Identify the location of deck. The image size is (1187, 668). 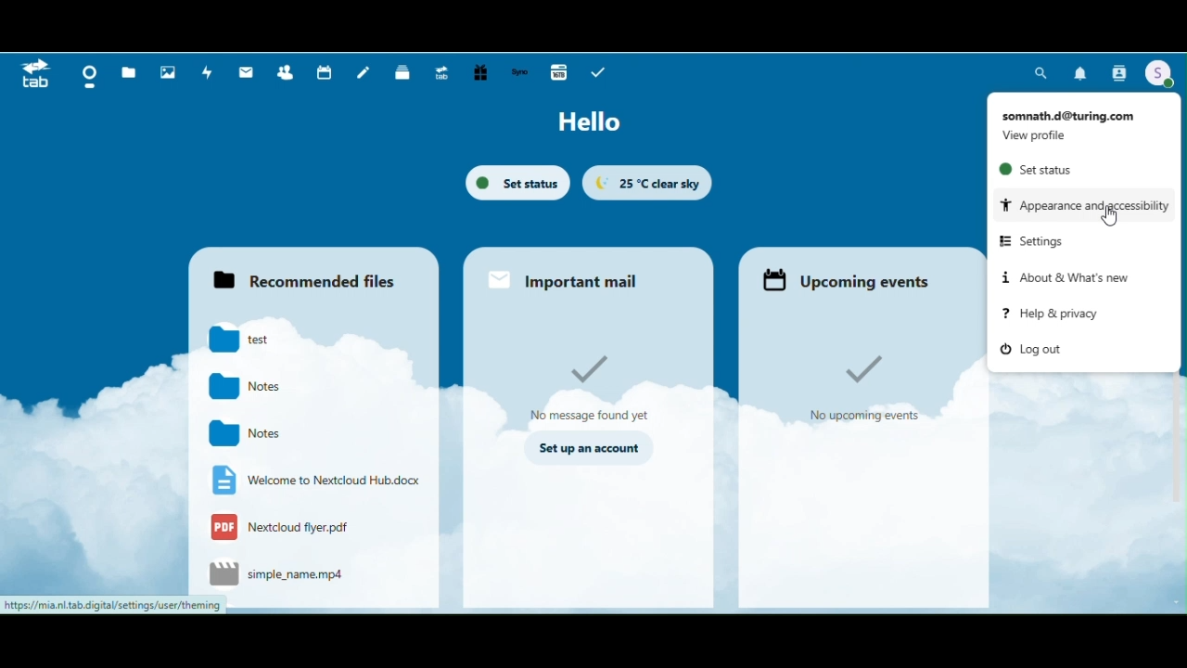
(402, 73).